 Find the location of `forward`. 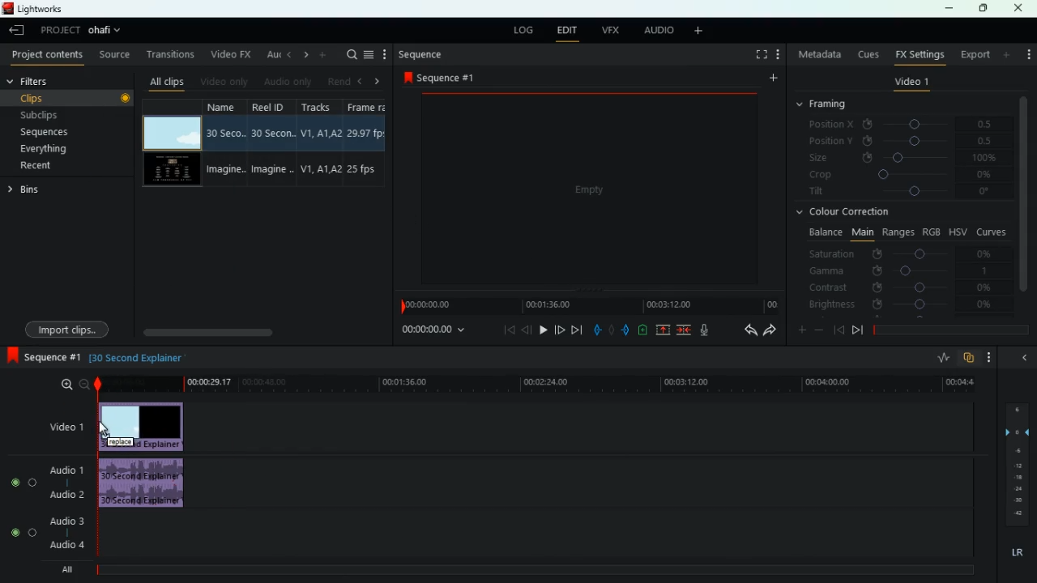

forward is located at coordinates (770, 331).